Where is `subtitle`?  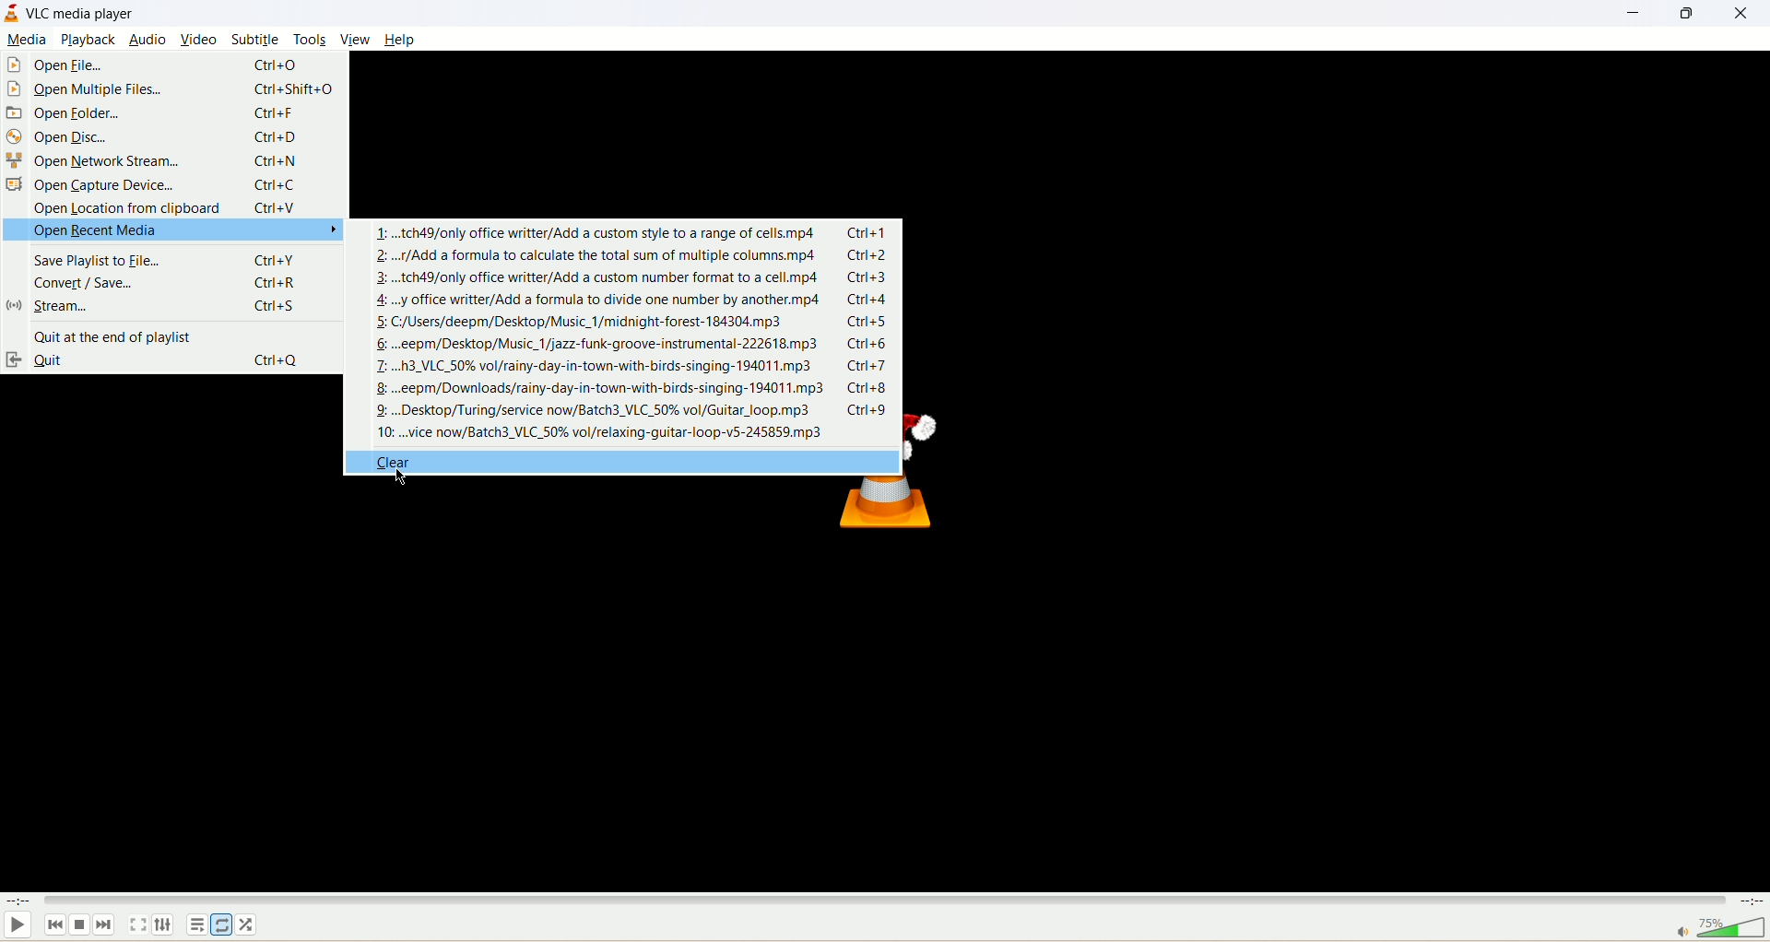 subtitle is located at coordinates (255, 40).